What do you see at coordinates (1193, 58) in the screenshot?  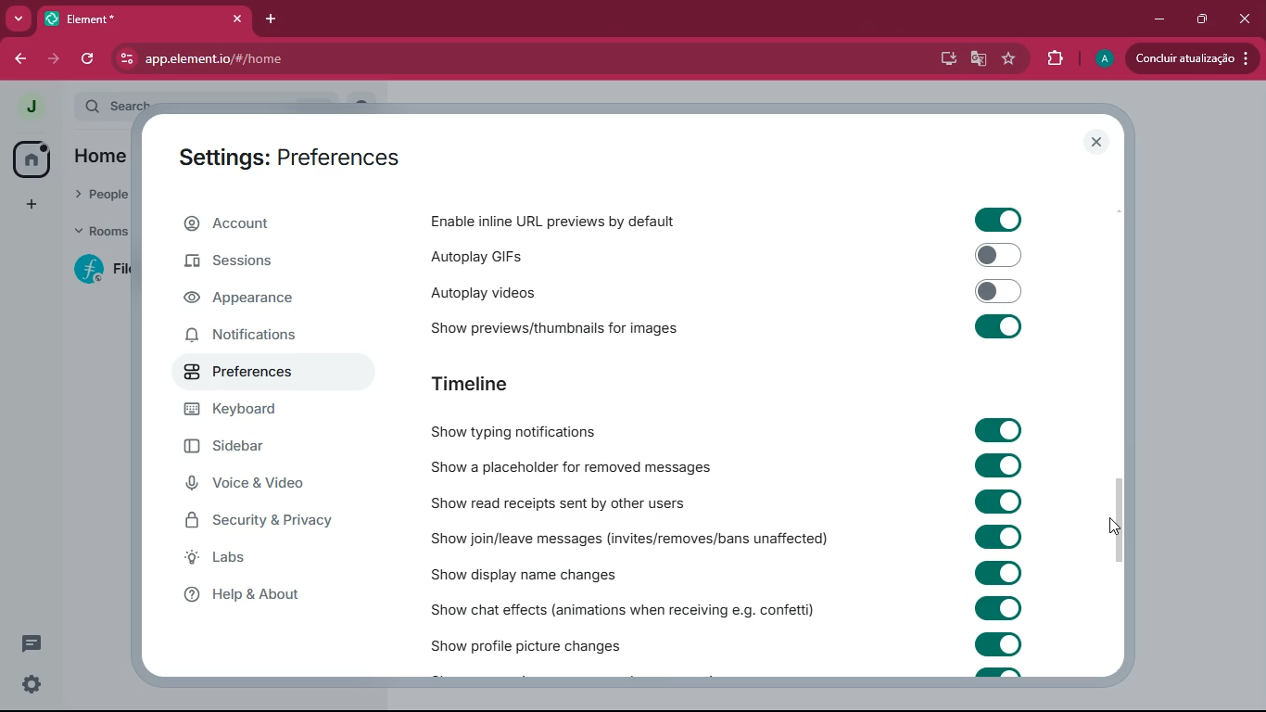 I see `update` at bounding box center [1193, 58].